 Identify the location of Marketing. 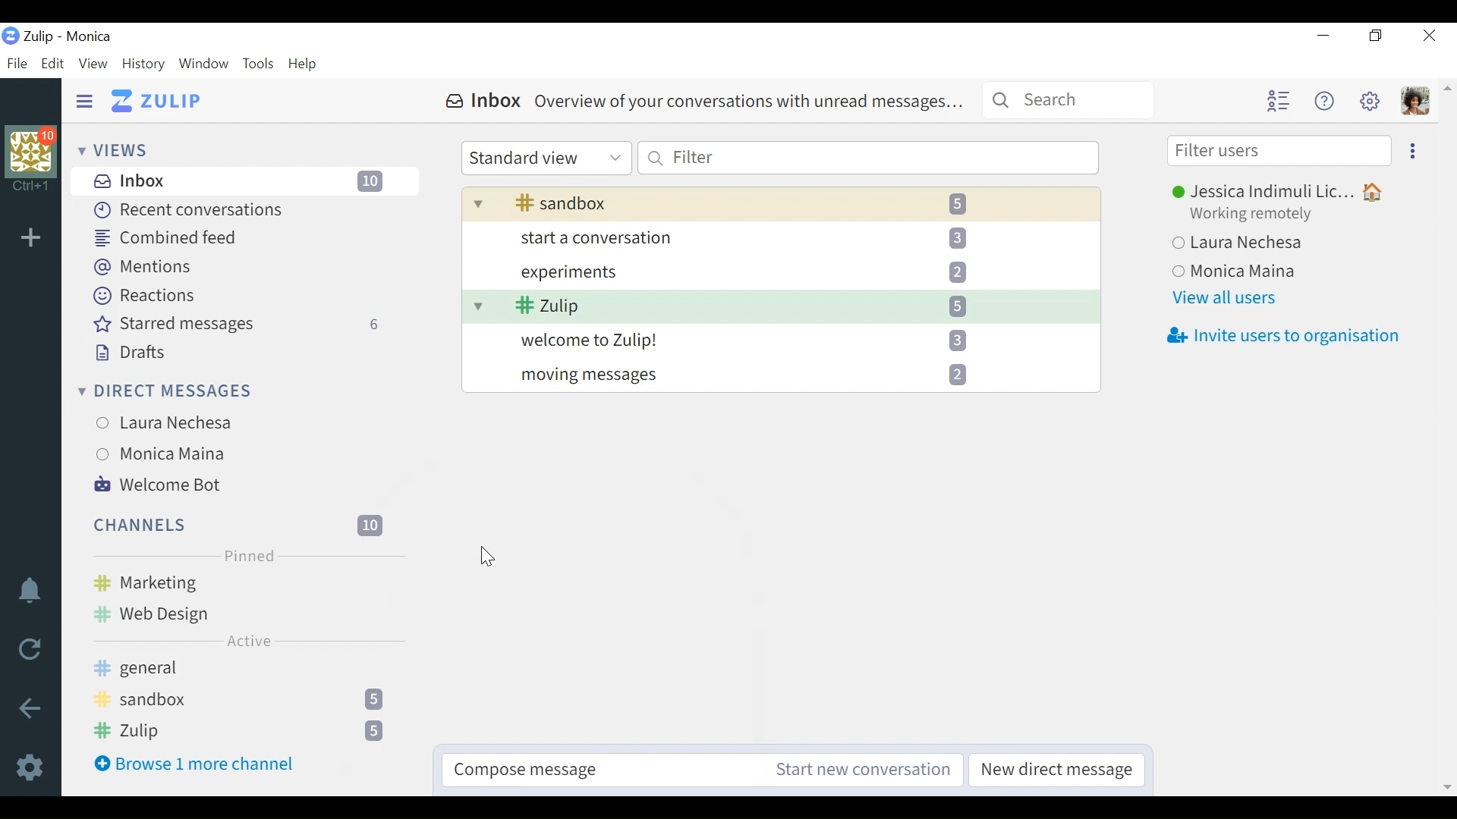
(238, 582).